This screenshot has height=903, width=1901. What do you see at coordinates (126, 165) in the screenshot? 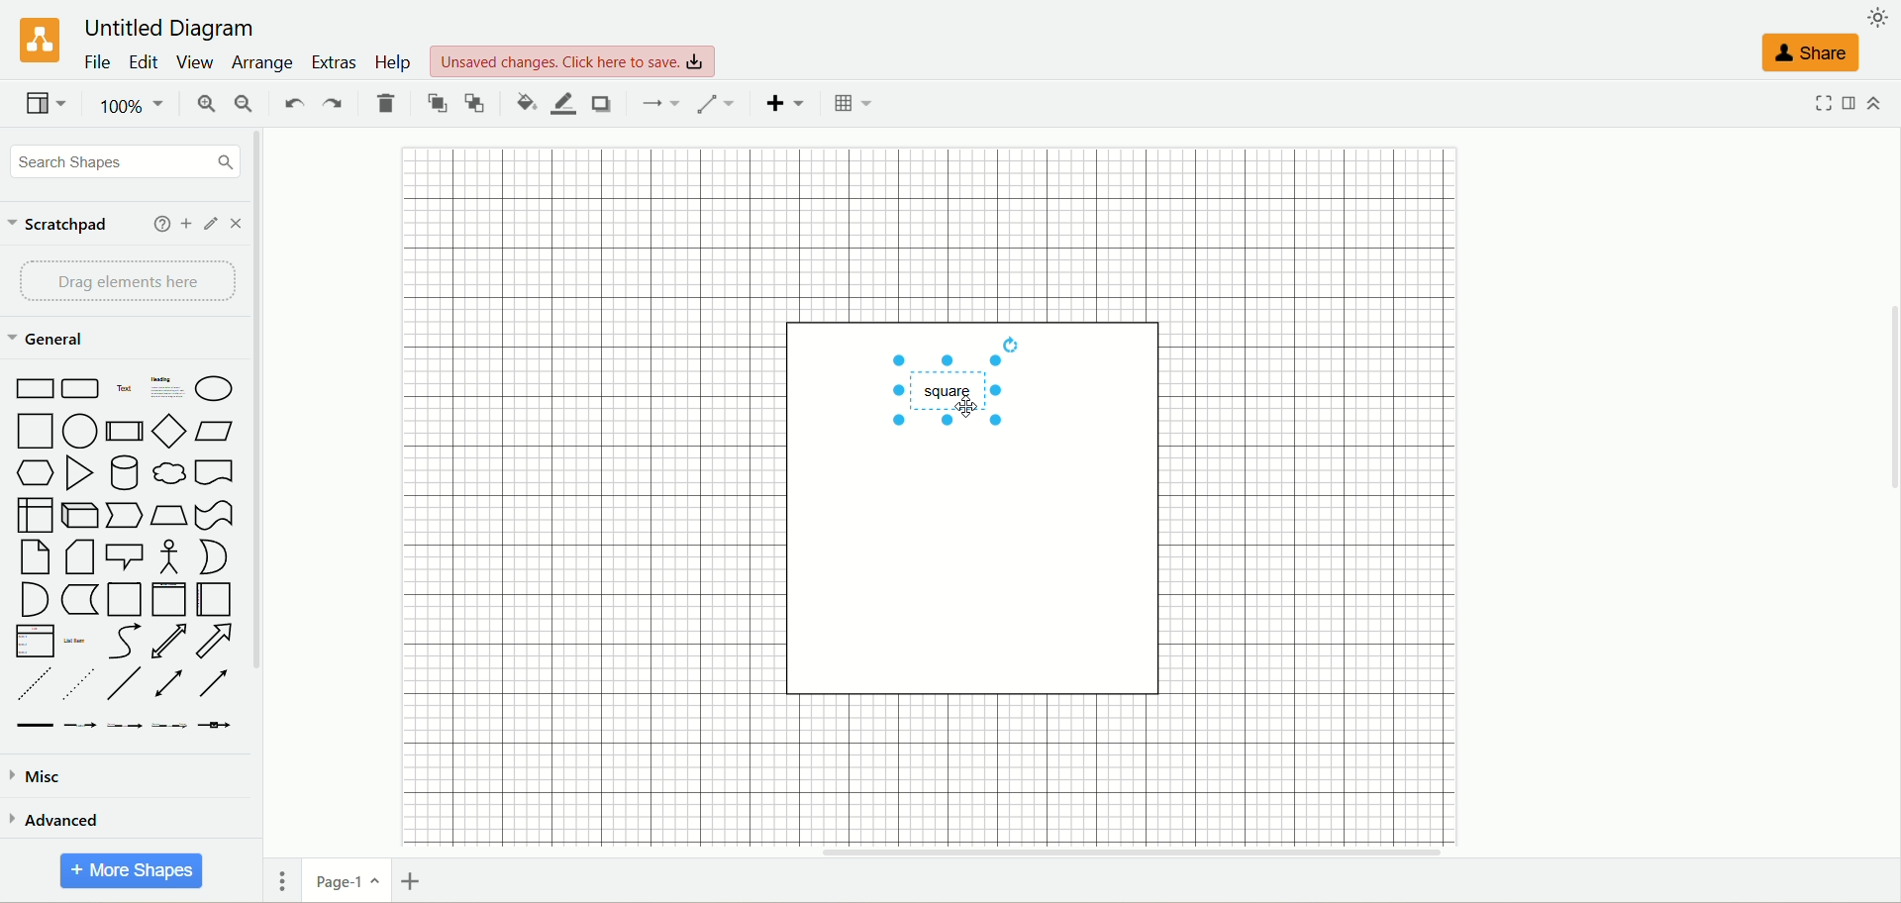
I see `search shapes` at bounding box center [126, 165].